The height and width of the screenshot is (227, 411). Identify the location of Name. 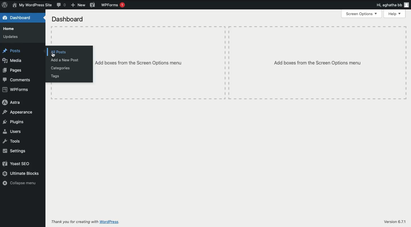
(33, 5).